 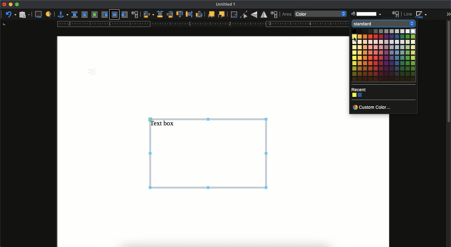 I want to click on top, so click(x=180, y=15).